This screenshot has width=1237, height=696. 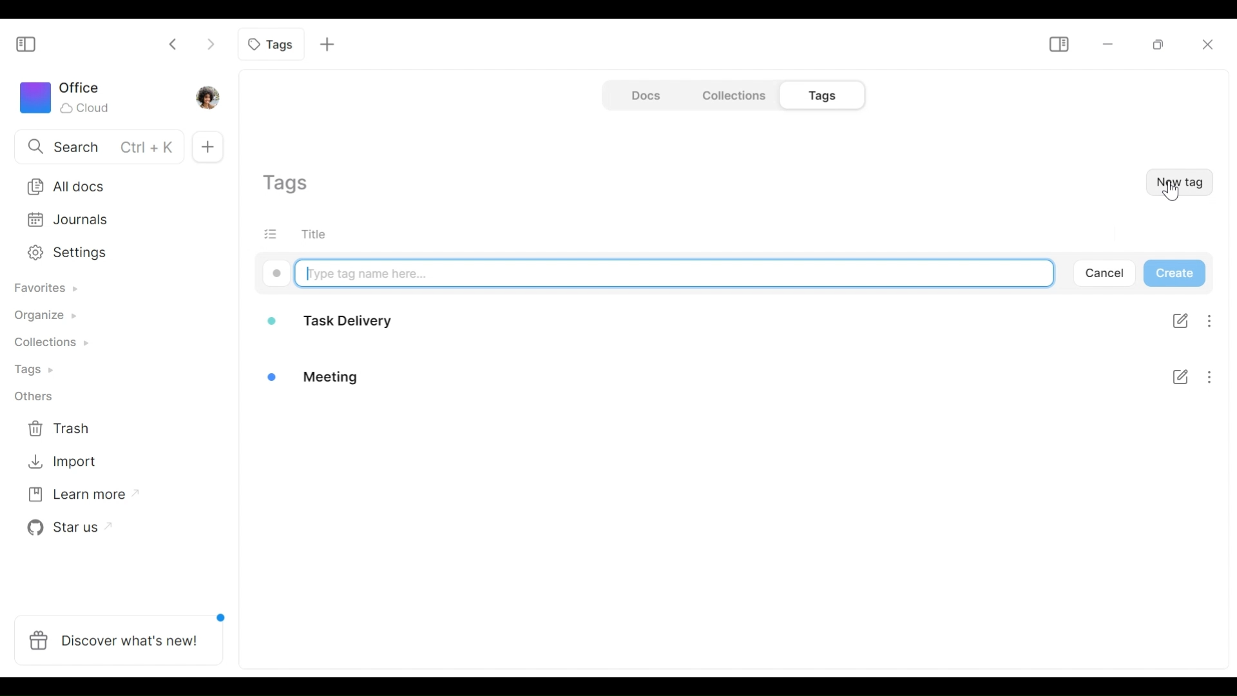 I want to click on Settings, so click(x=111, y=253).